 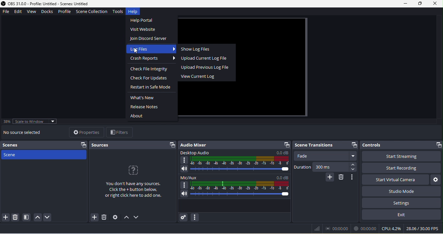 What do you see at coordinates (436, 180) in the screenshot?
I see `configure virtual camera` at bounding box center [436, 180].